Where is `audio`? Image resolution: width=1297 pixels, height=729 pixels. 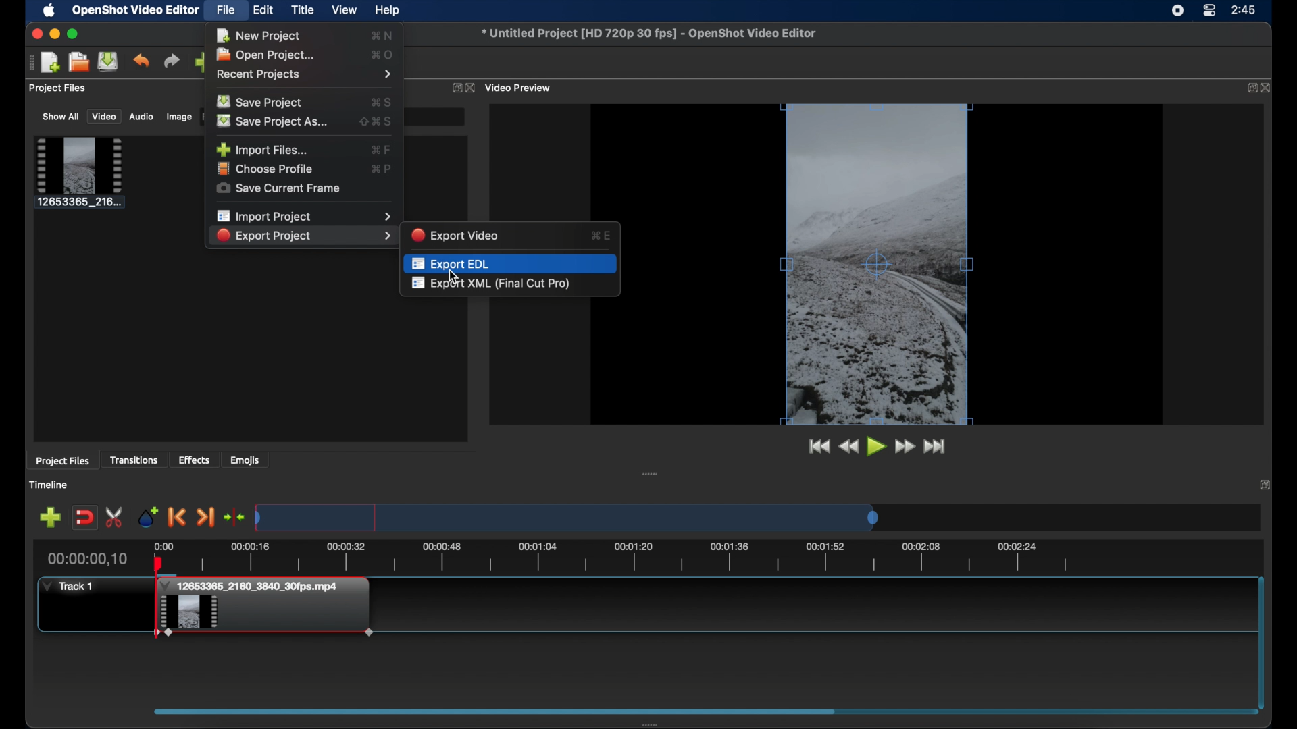 audio is located at coordinates (142, 117).